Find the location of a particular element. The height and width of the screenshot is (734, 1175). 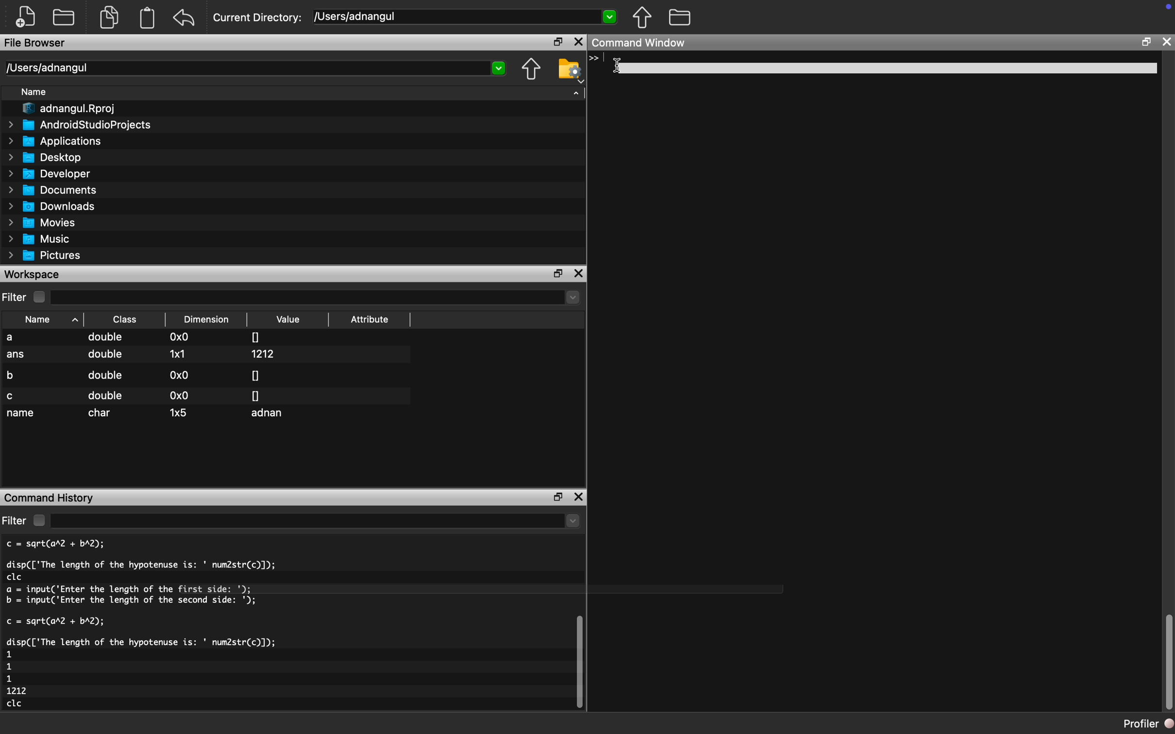

0 is located at coordinates (255, 375).